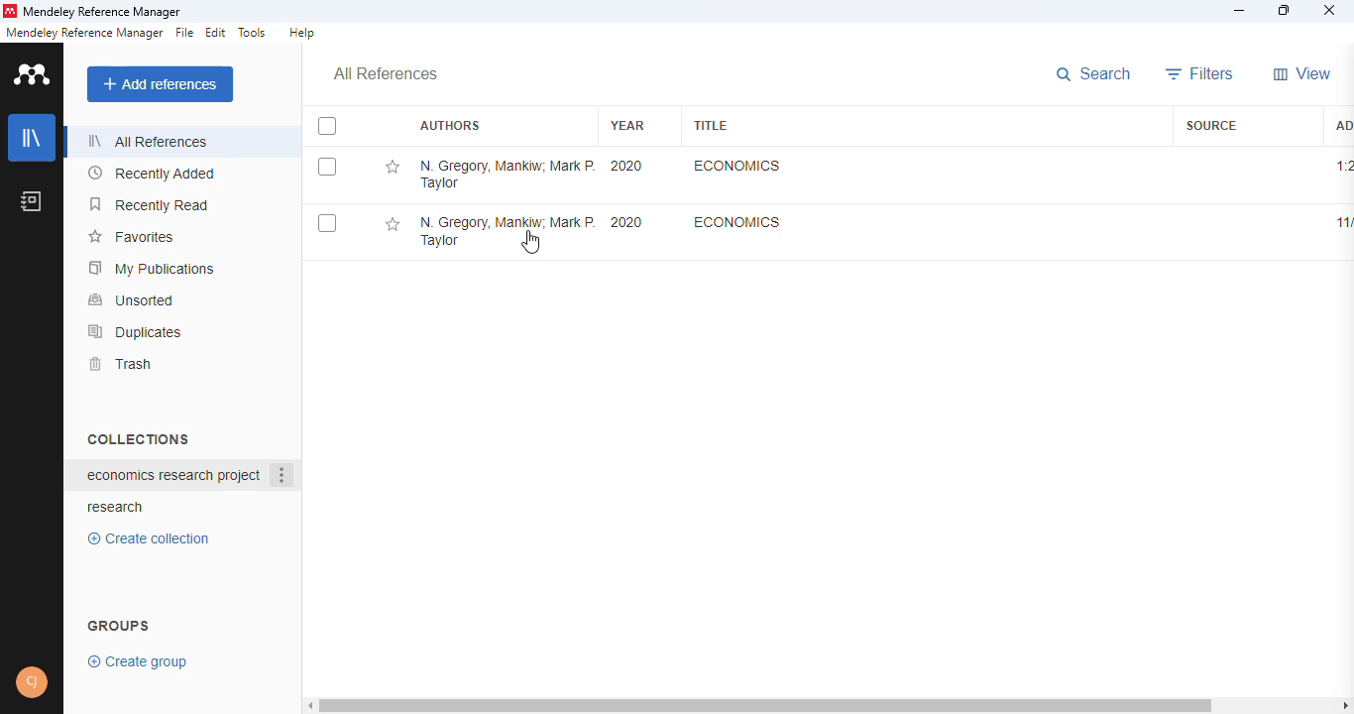 This screenshot has height=714, width=1354. What do you see at coordinates (737, 221) in the screenshot?
I see `Economics` at bounding box center [737, 221].